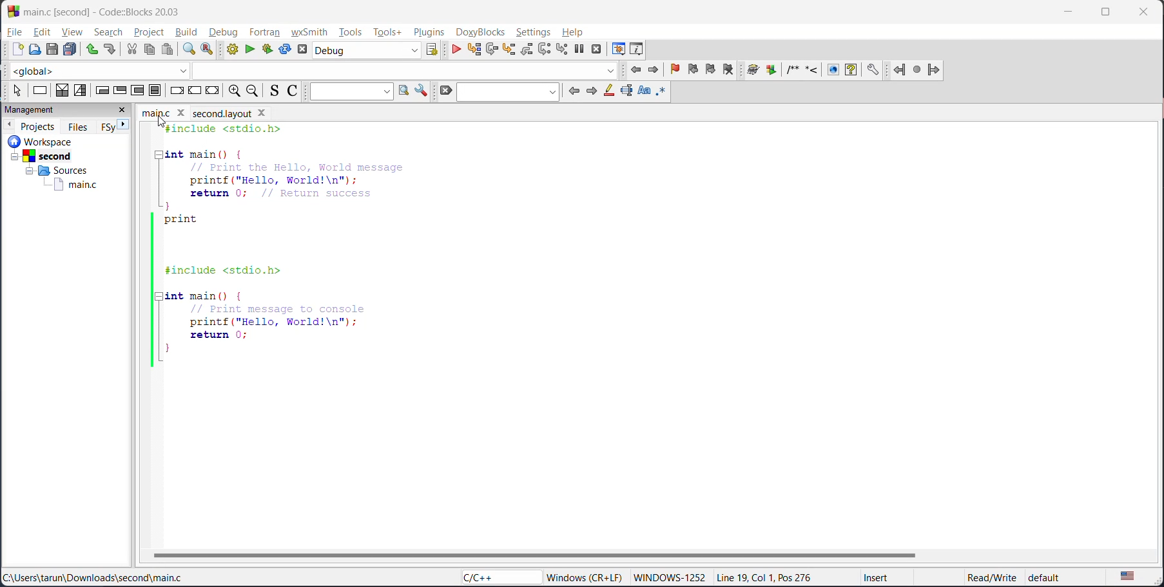  What do you see at coordinates (269, 48) in the screenshot?
I see `build and run` at bounding box center [269, 48].